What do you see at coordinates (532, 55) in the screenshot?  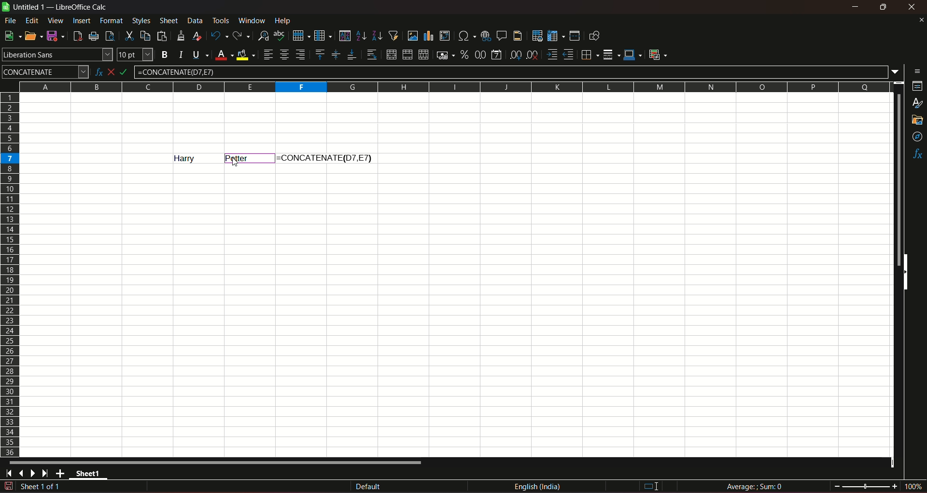 I see `delete decimal place` at bounding box center [532, 55].